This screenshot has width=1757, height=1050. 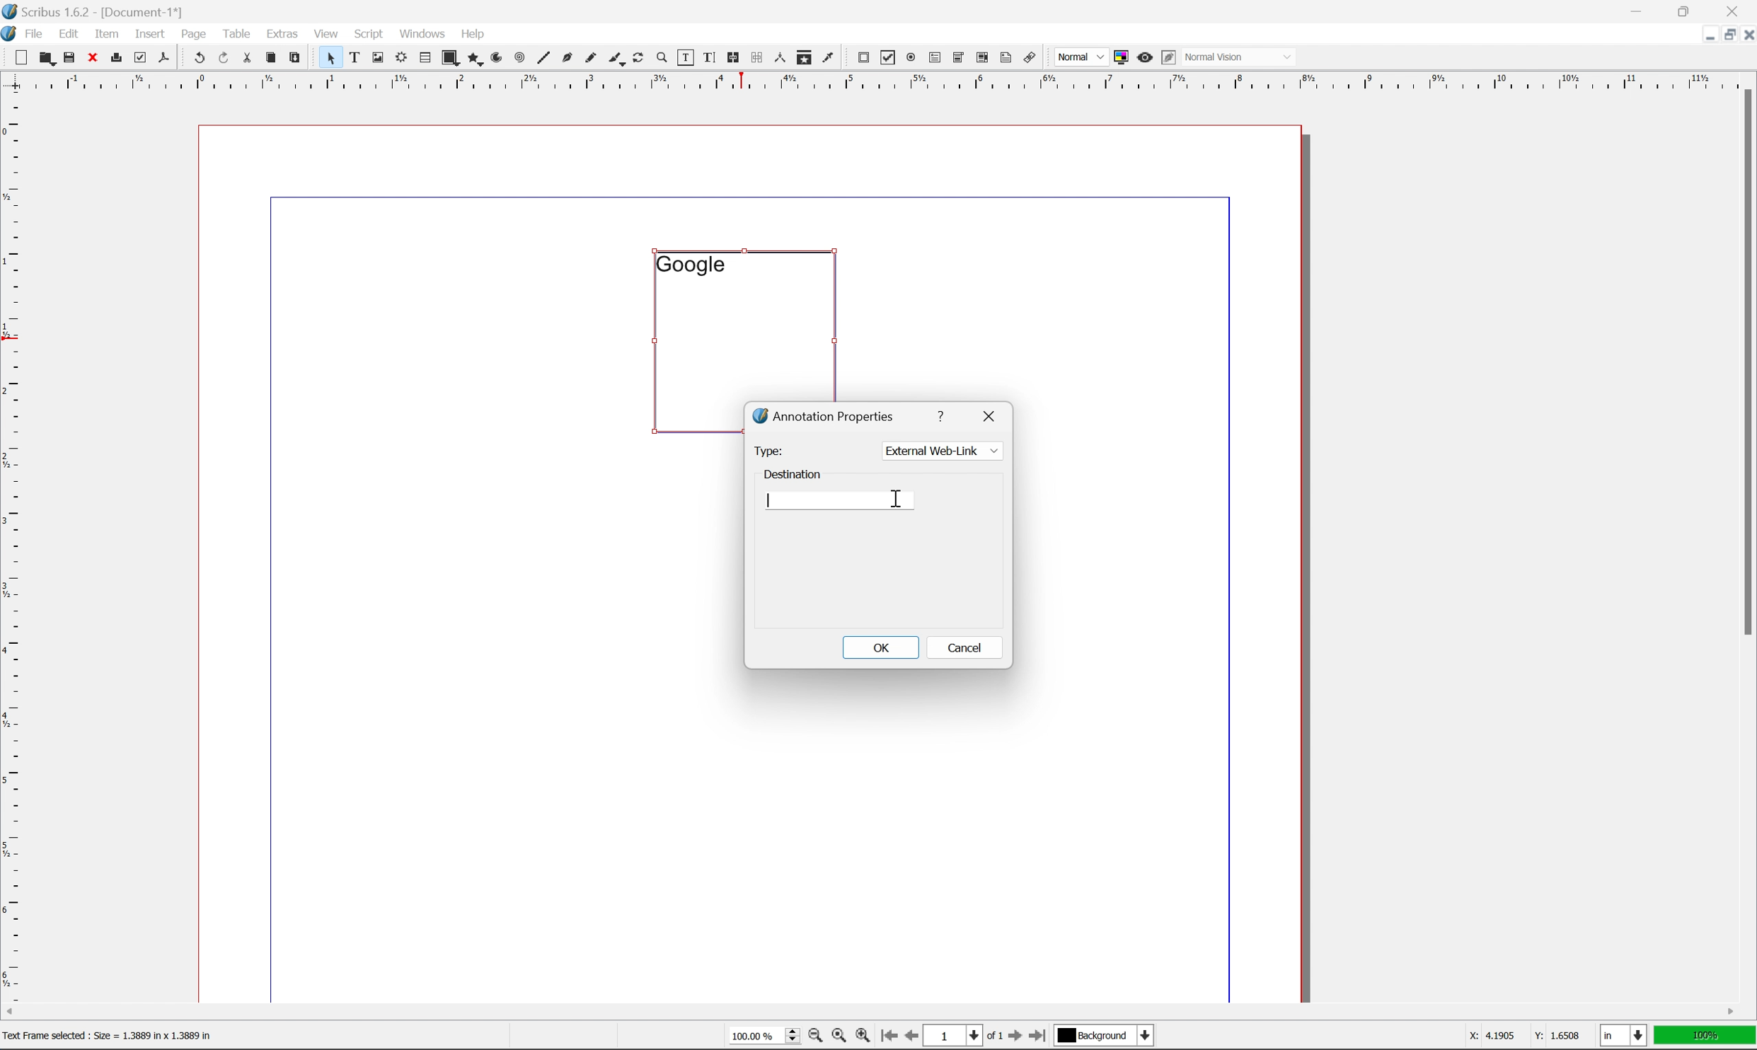 What do you see at coordinates (476, 59) in the screenshot?
I see `polygon` at bounding box center [476, 59].